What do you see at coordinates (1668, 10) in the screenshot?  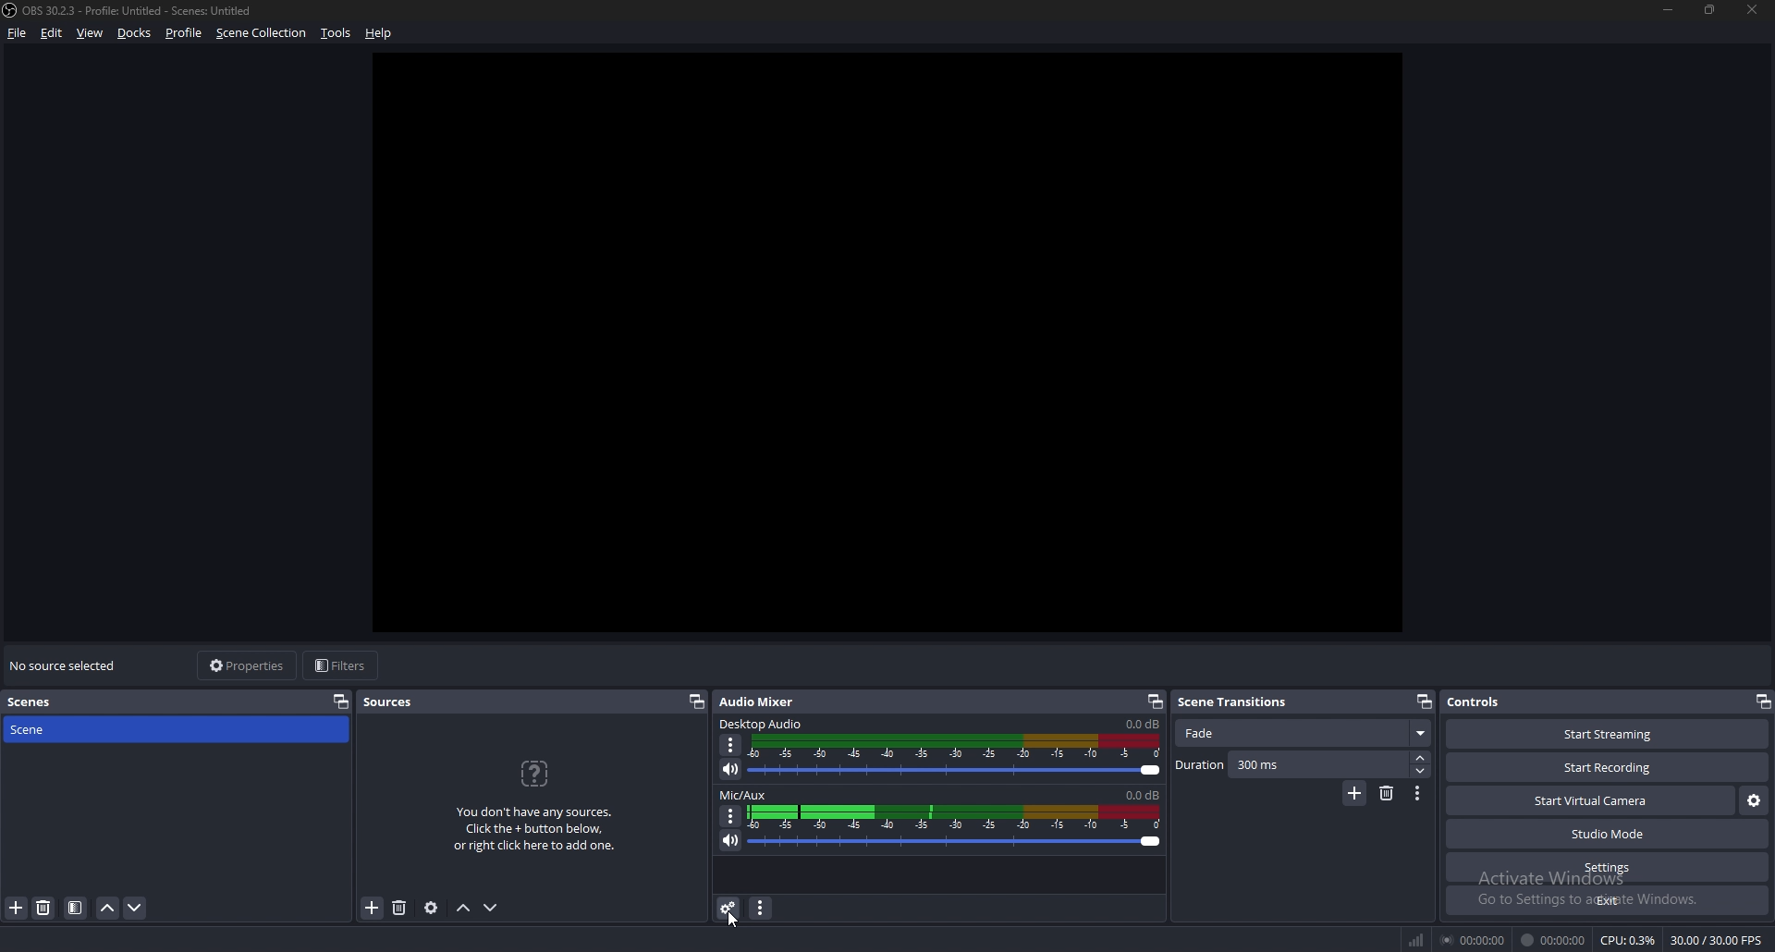 I see `minimize` at bounding box center [1668, 10].